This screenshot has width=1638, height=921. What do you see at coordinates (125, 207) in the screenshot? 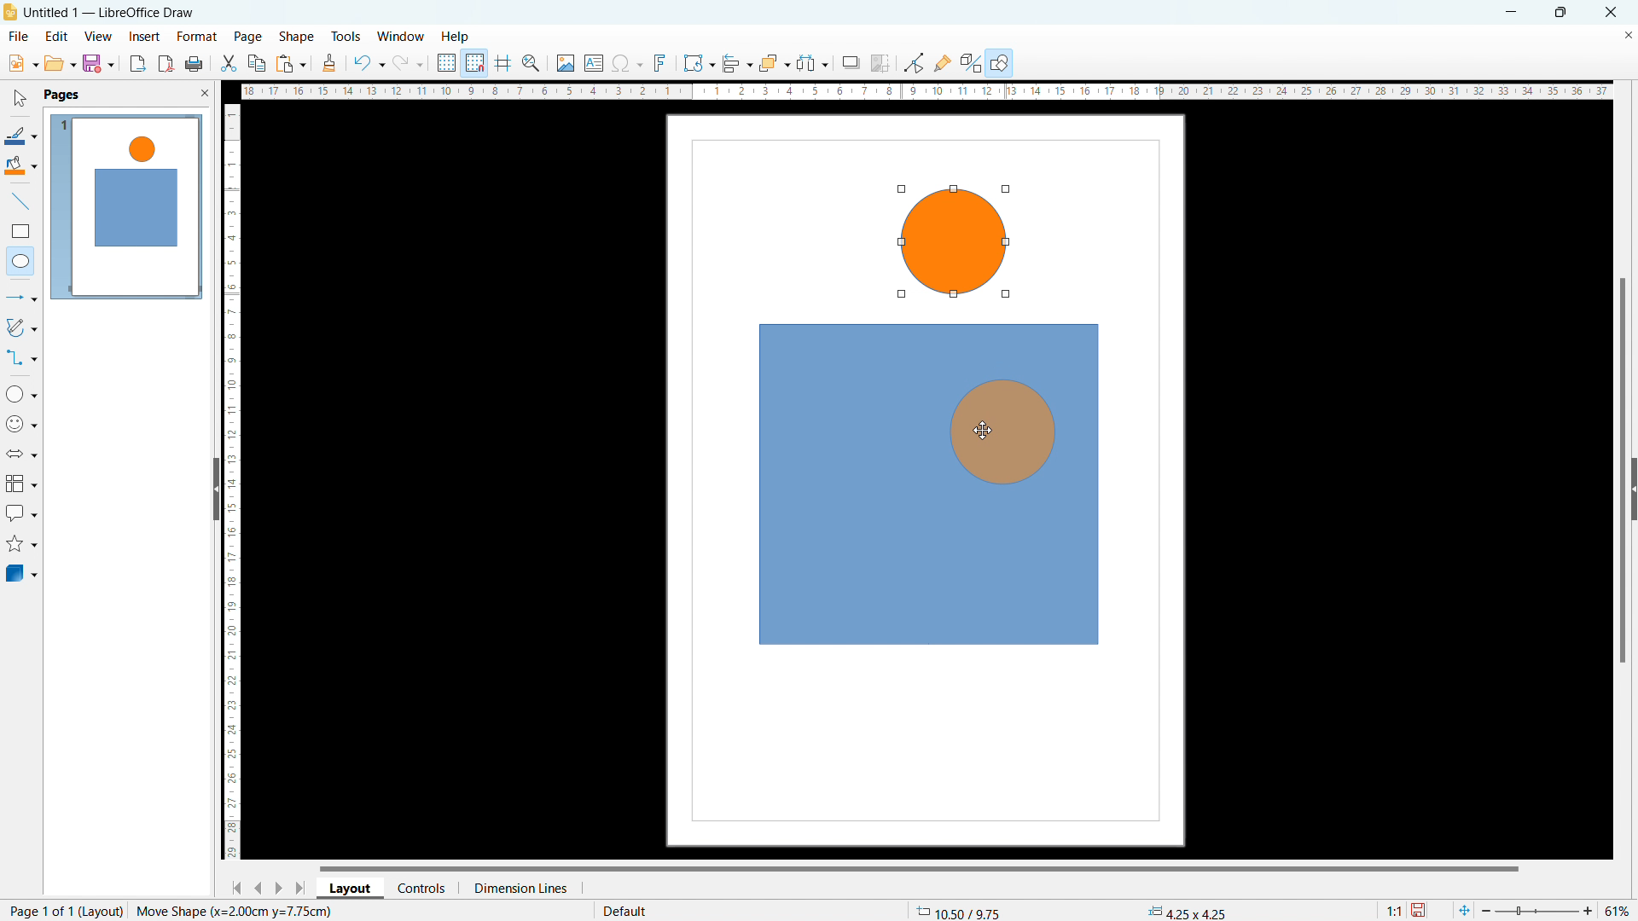
I see `page view updated` at bounding box center [125, 207].